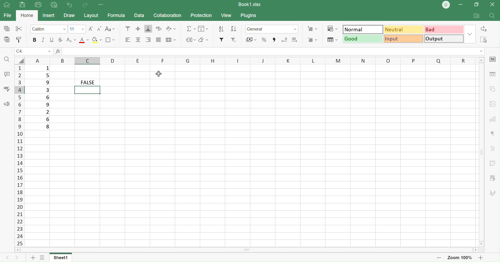 Image resolution: width=500 pixels, height=262 pixels. Describe the element at coordinates (201, 15) in the screenshot. I see `Protection` at that location.